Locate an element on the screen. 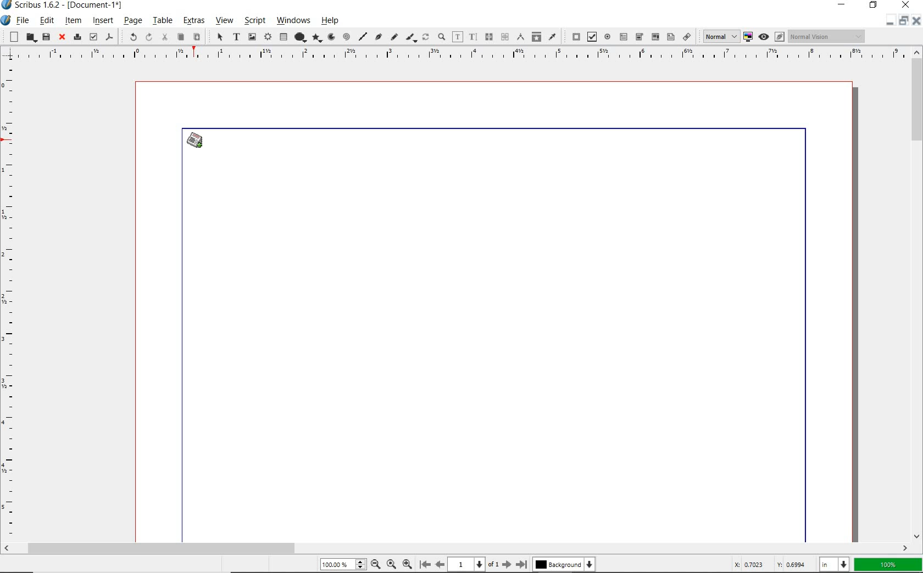  toggle color is located at coordinates (749, 36).